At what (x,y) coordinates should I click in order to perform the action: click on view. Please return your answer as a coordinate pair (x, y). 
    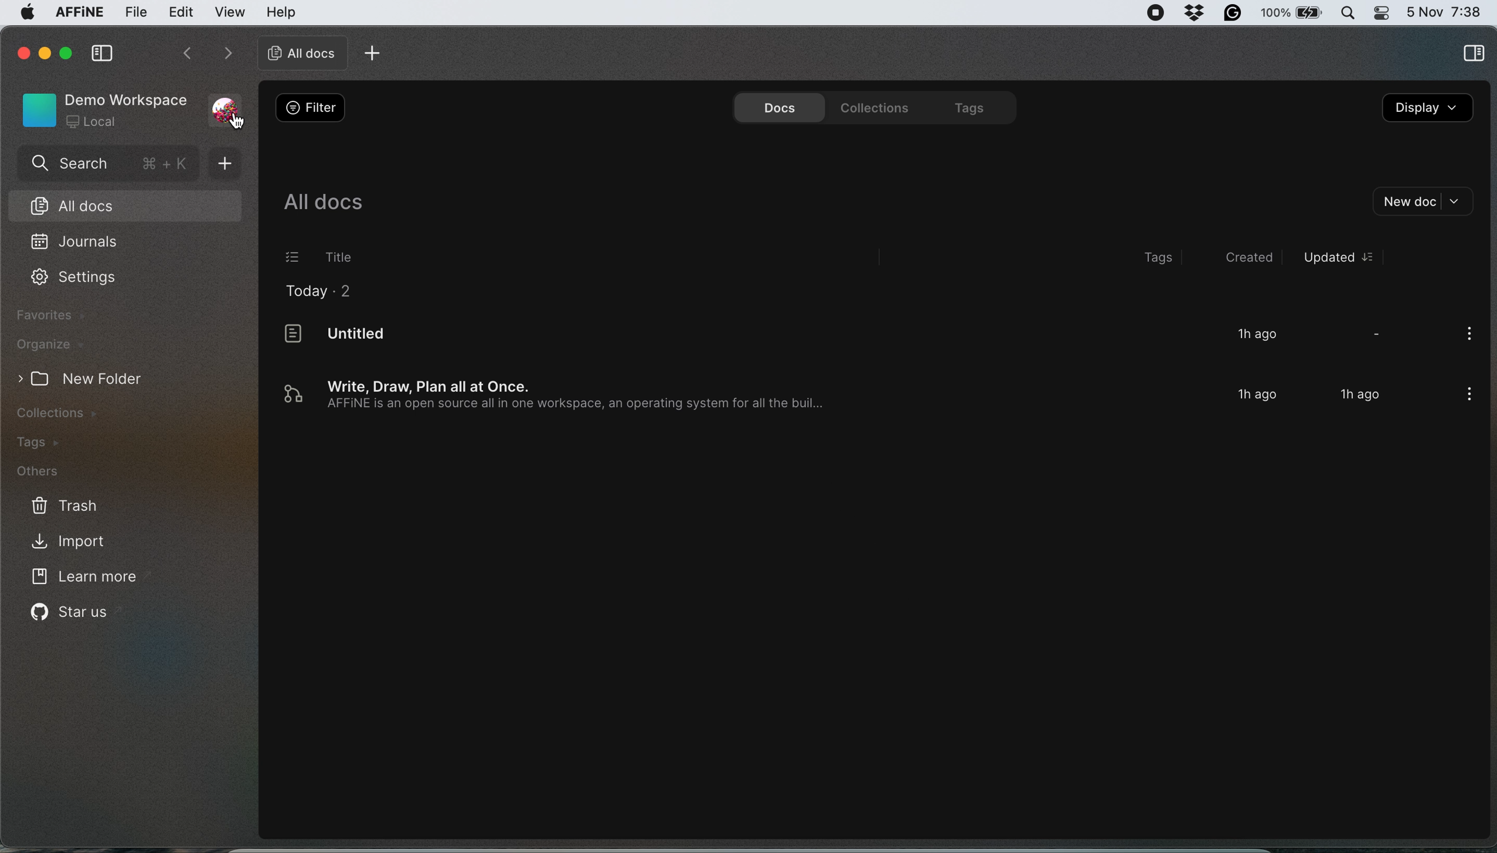
    Looking at the image, I should click on (232, 12).